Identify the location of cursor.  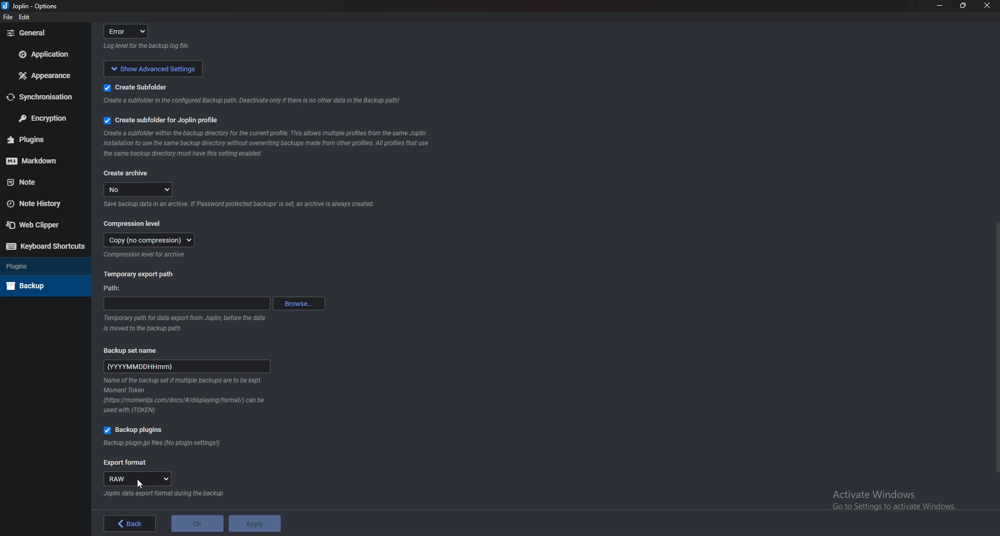
(141, 483).